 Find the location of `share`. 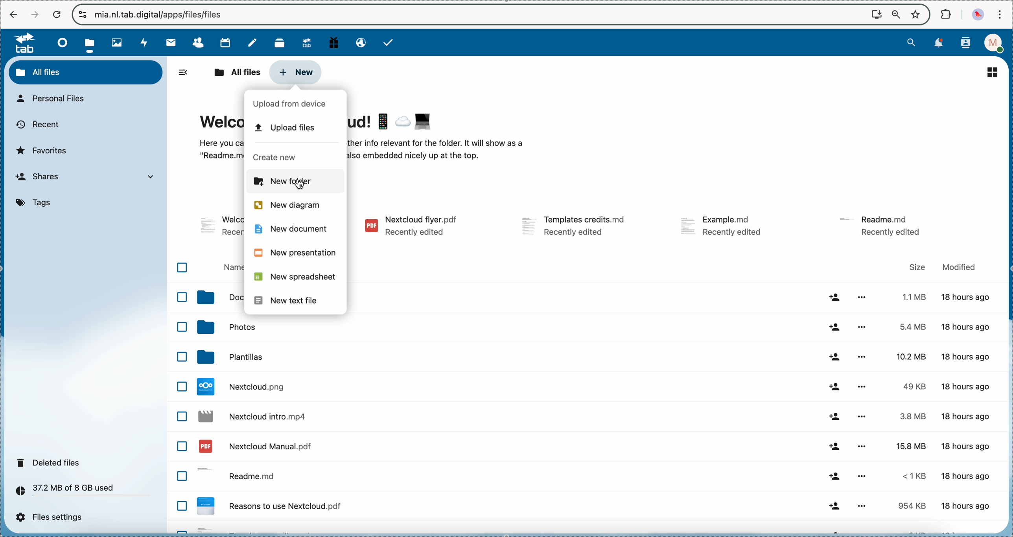

share is located at coordinates (835, 417).